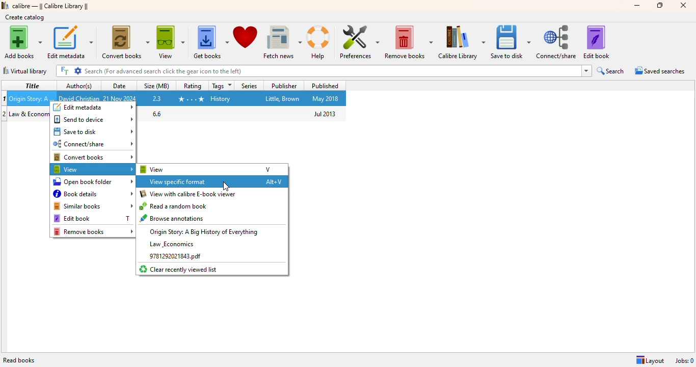 The height and width of the screenshot is (367, 696). Describe the element at coordinates (650, 361) in the screenshot. I see `layout` at that location.